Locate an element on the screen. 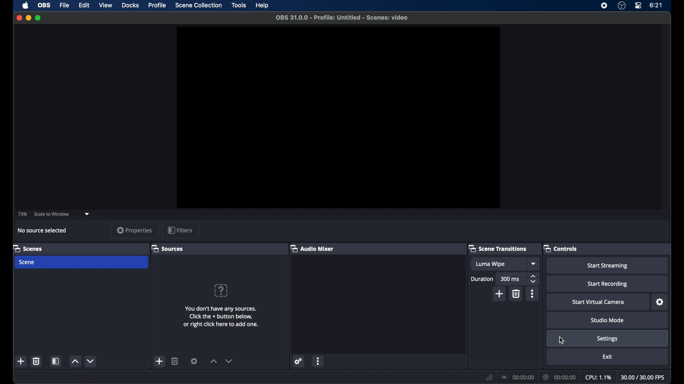  scene is located at coordinates (27, 262).